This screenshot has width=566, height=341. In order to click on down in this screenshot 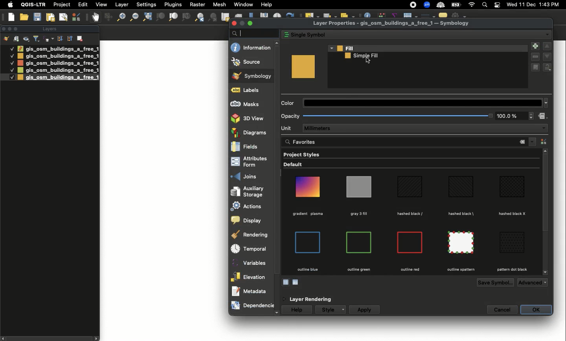, I will do `click(545, 273)`.